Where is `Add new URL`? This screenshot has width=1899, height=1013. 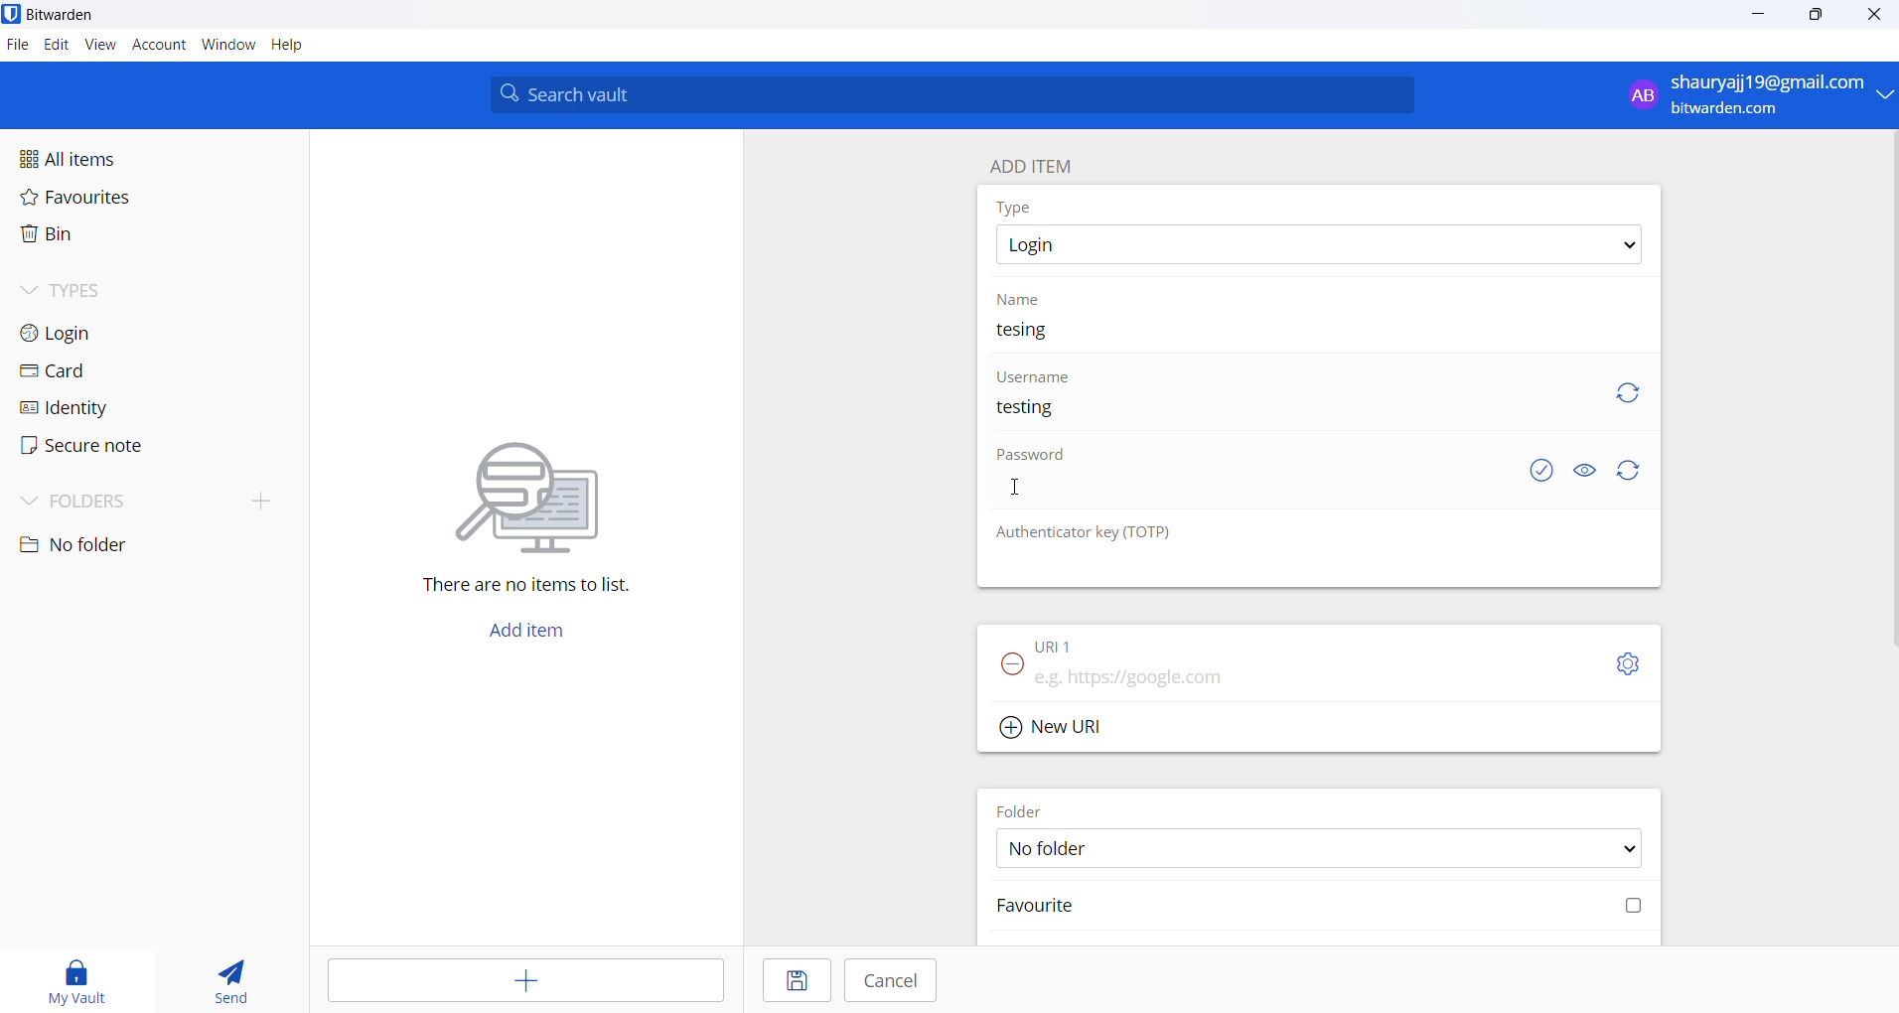 Add new URL is located at coordinates (1055, 724).